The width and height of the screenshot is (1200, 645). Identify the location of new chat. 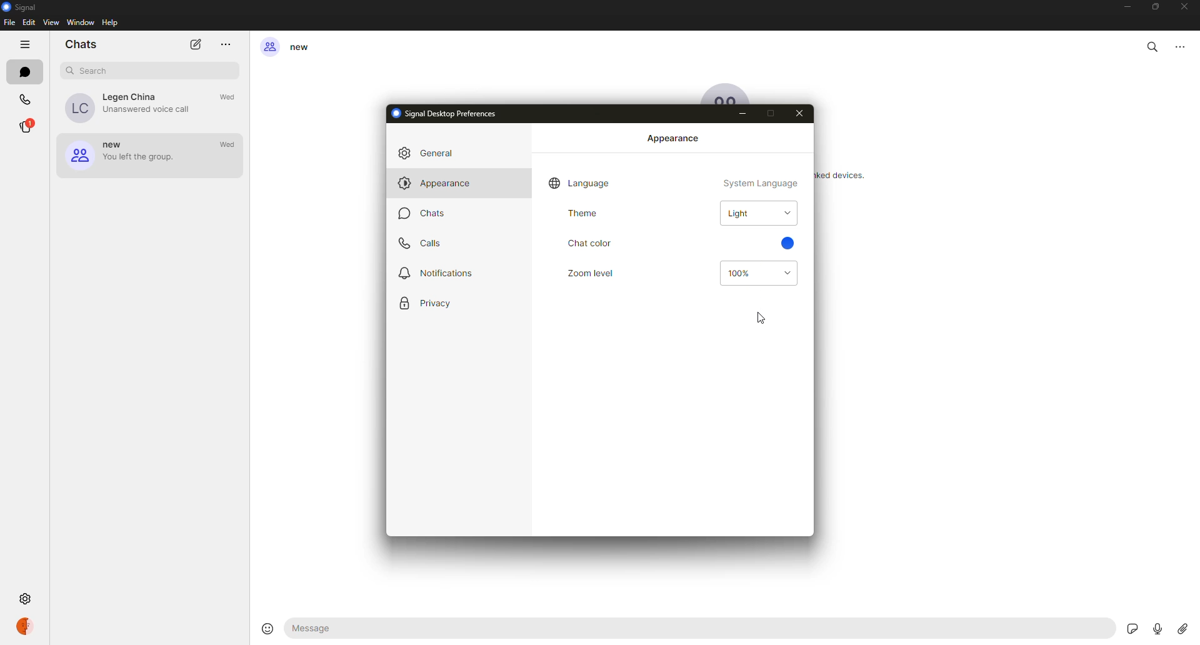
(197, 45).